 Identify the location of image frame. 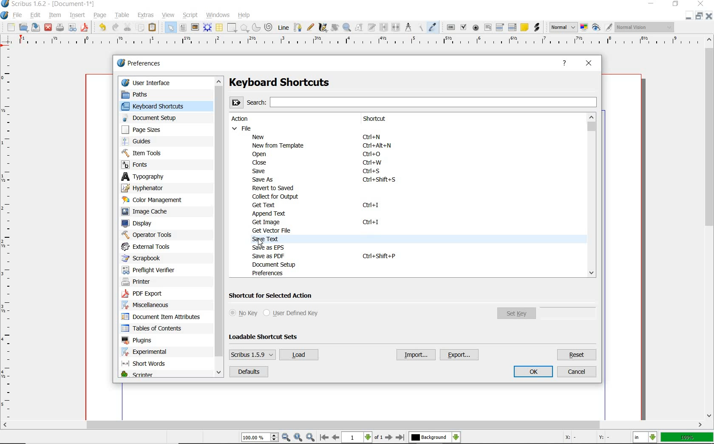
(195, 28).